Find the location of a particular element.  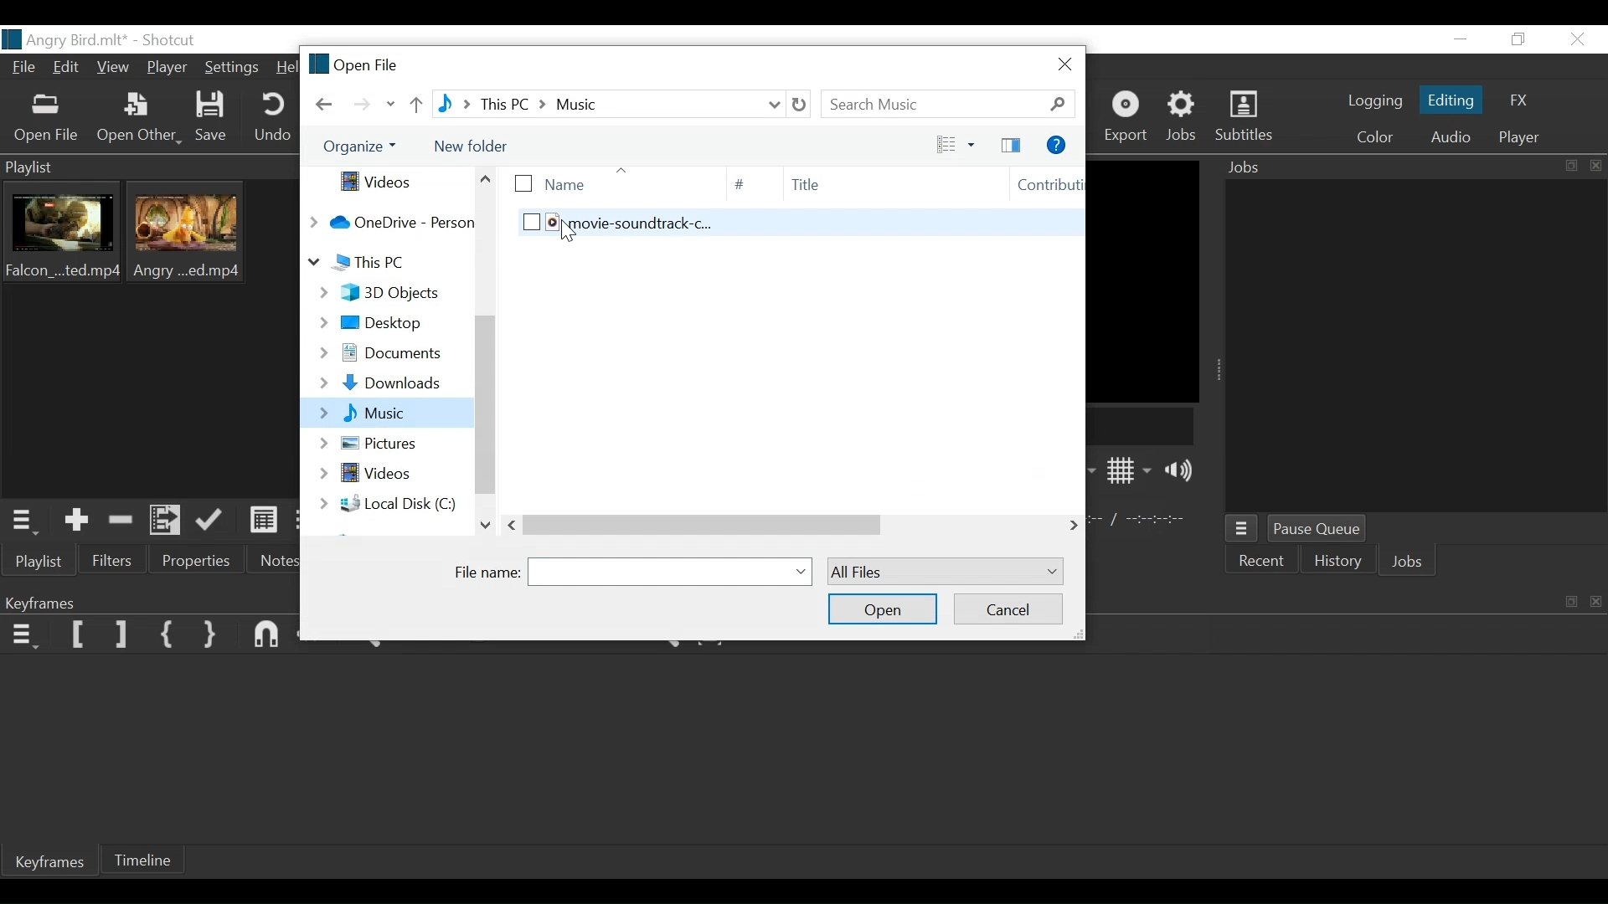

Shotcut is located at coordinates (173, 39).